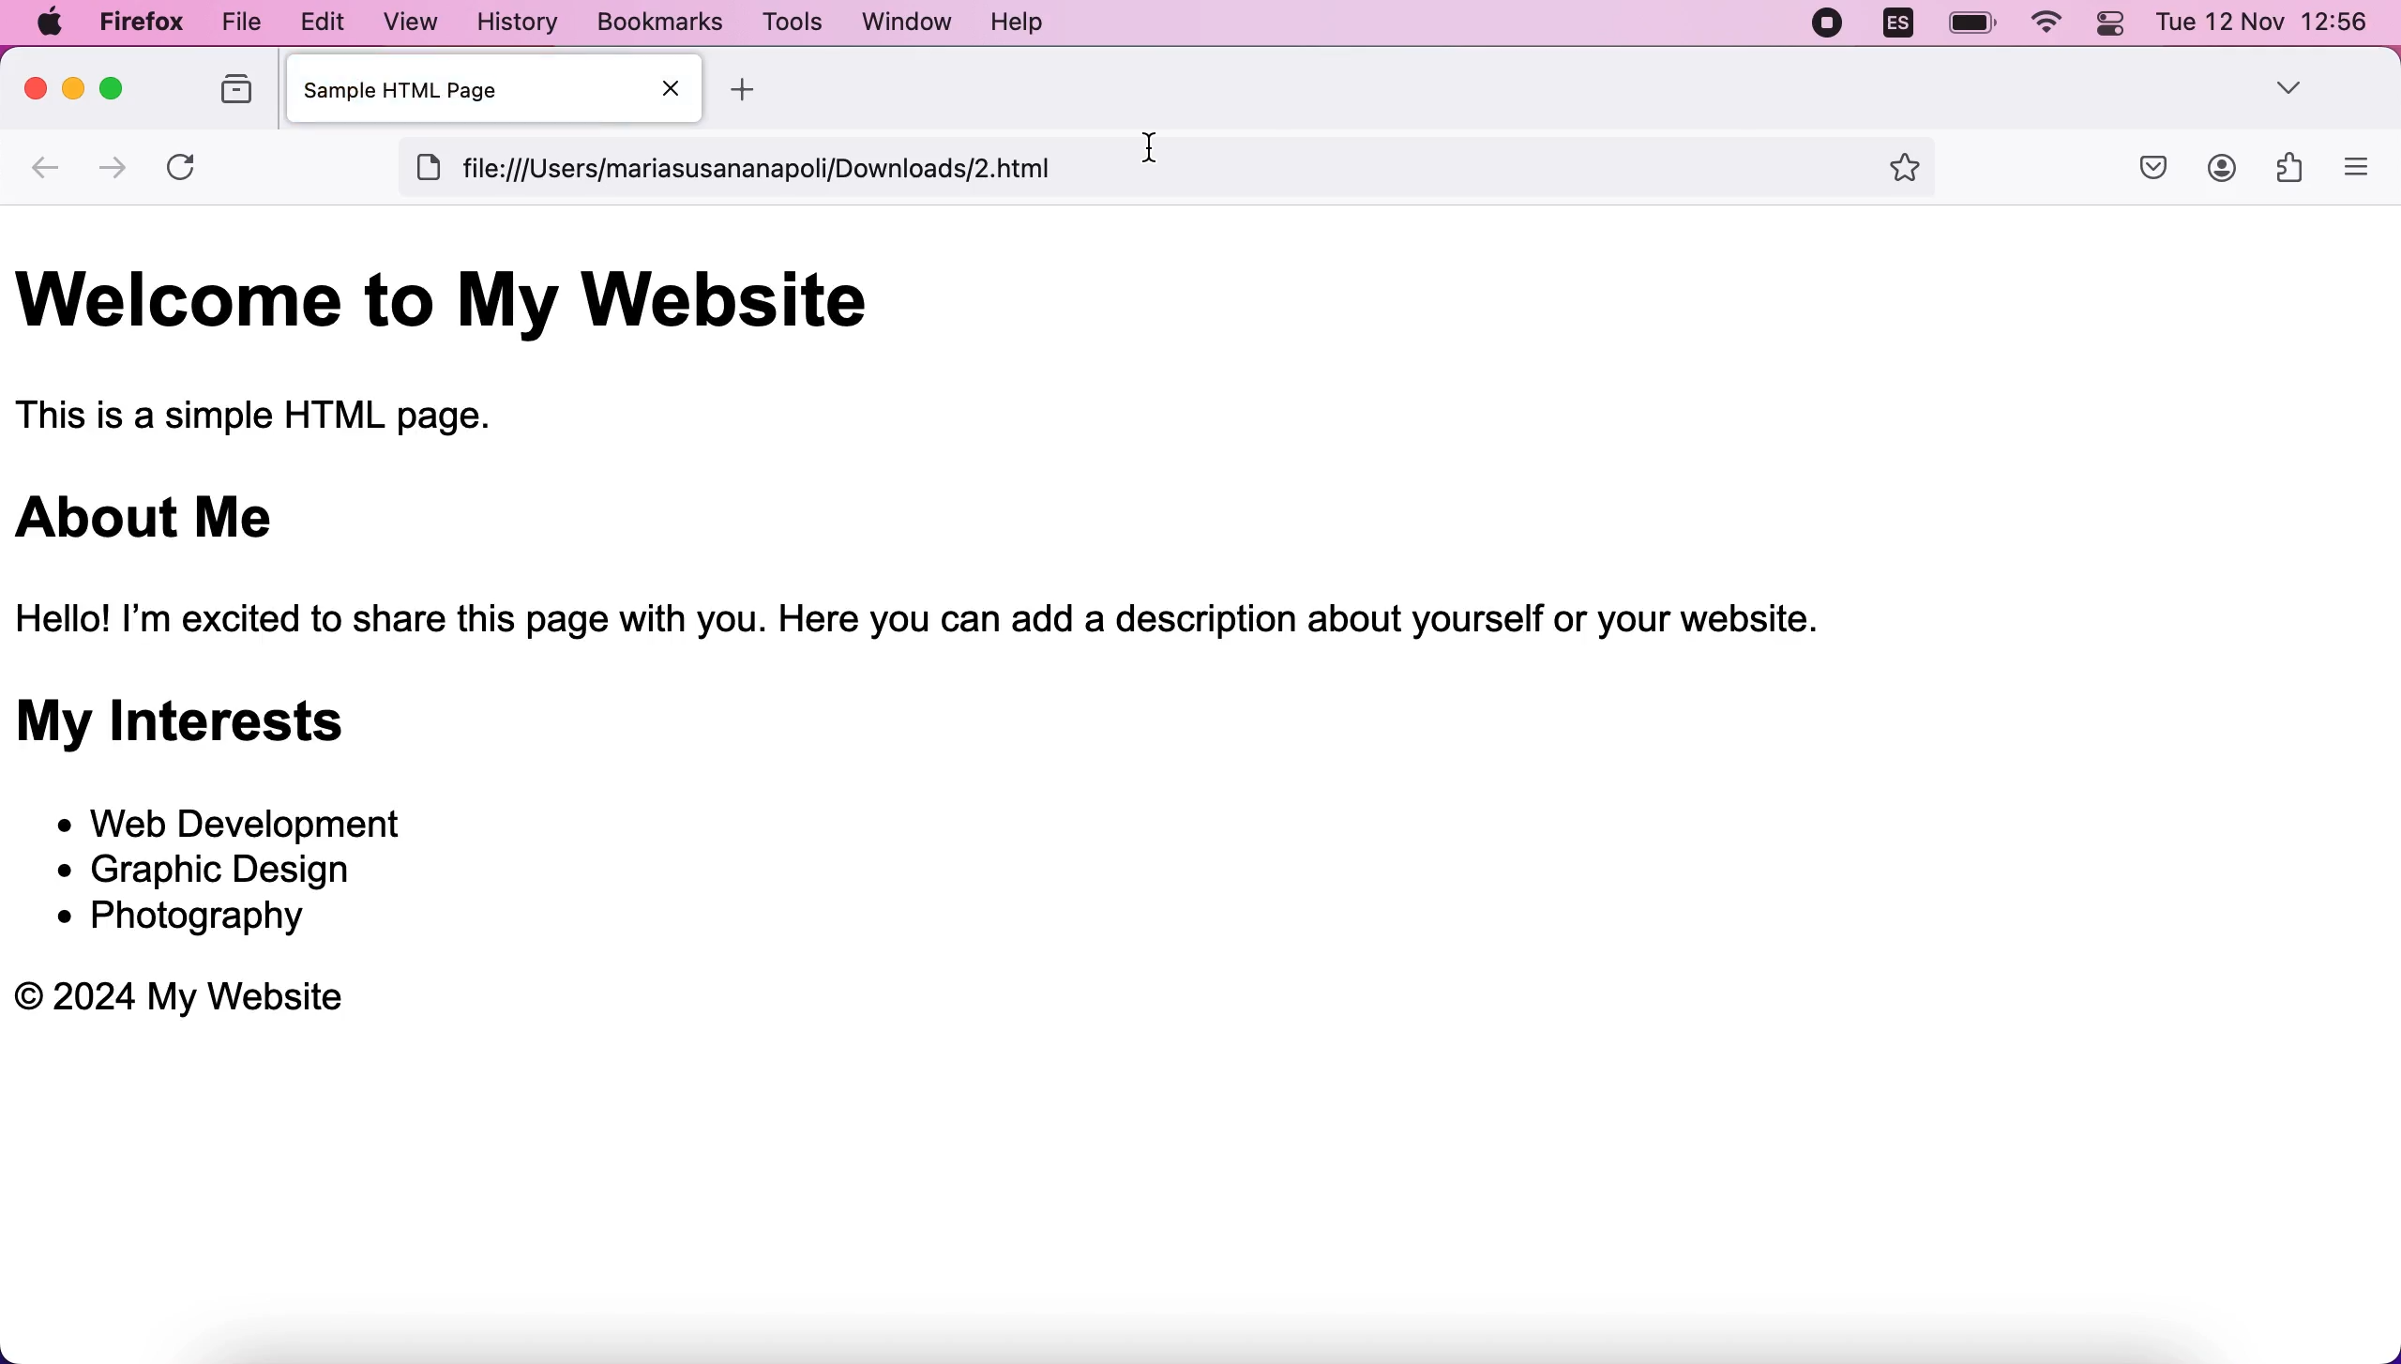 The height and width of the screenshot is (1364, 2401). I want to click on minimize, so click(72, 97).